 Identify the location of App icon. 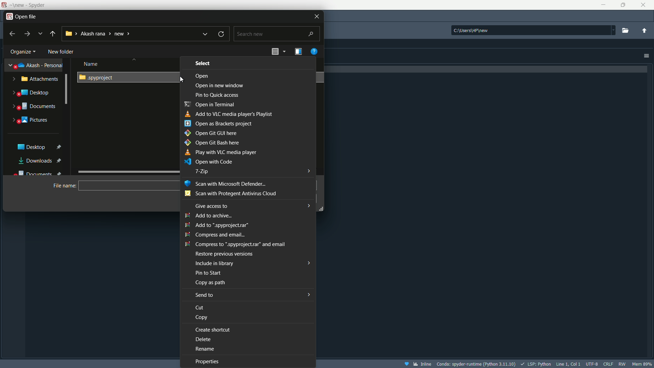
(5, 5).